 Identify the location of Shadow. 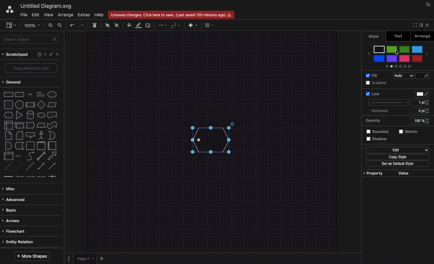
(378, 139).